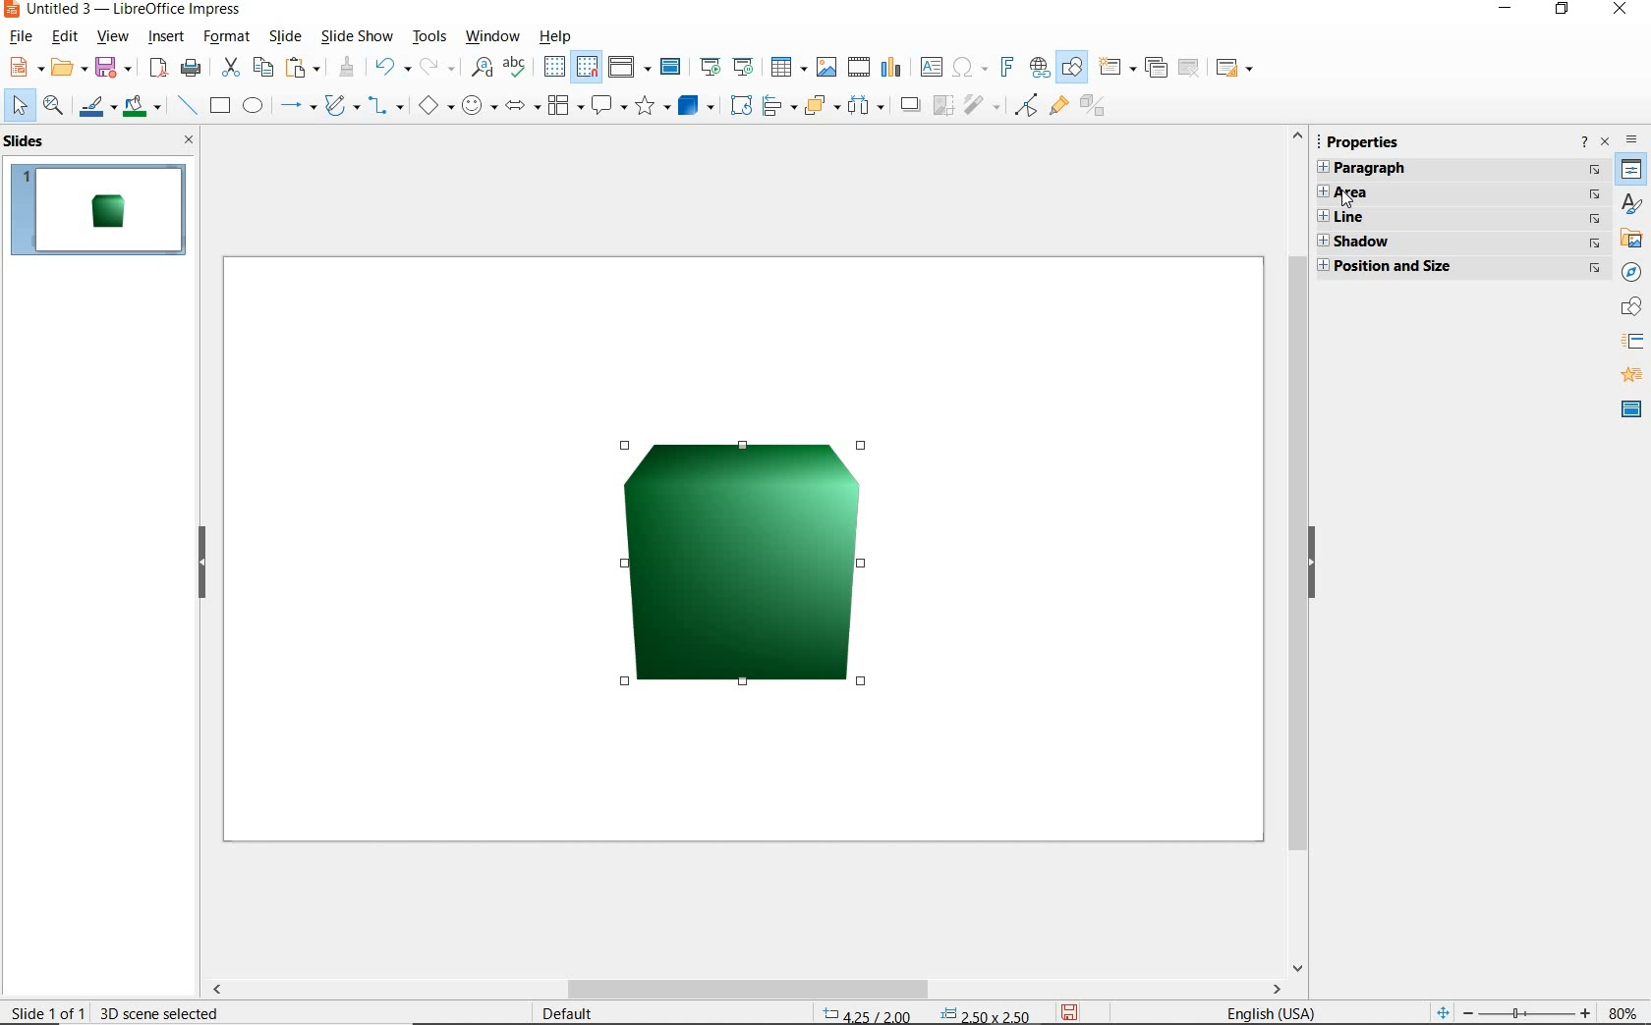  What do you see at coordinates (1040, 66) in the screenshot?
I see `insert hyperlink` at bounding box center [1040, 66].